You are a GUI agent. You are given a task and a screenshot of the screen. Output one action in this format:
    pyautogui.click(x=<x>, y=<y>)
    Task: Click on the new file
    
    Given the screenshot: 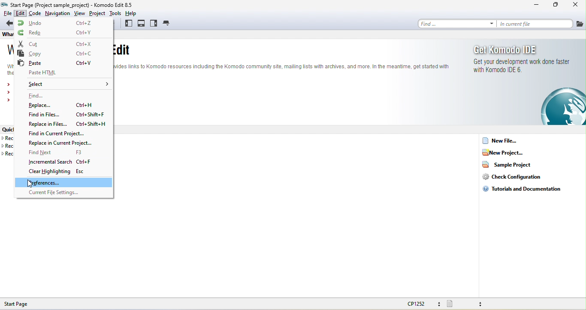 What is the action you would take?
    pyautogui.click(x=501, y=141)
    